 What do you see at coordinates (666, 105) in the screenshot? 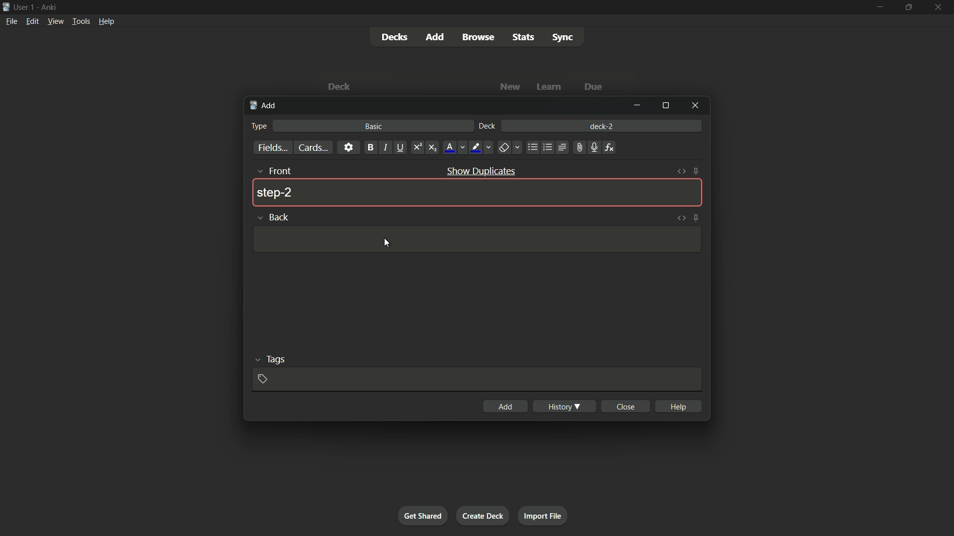
I see `maximize` at bounding box center [666, 105].